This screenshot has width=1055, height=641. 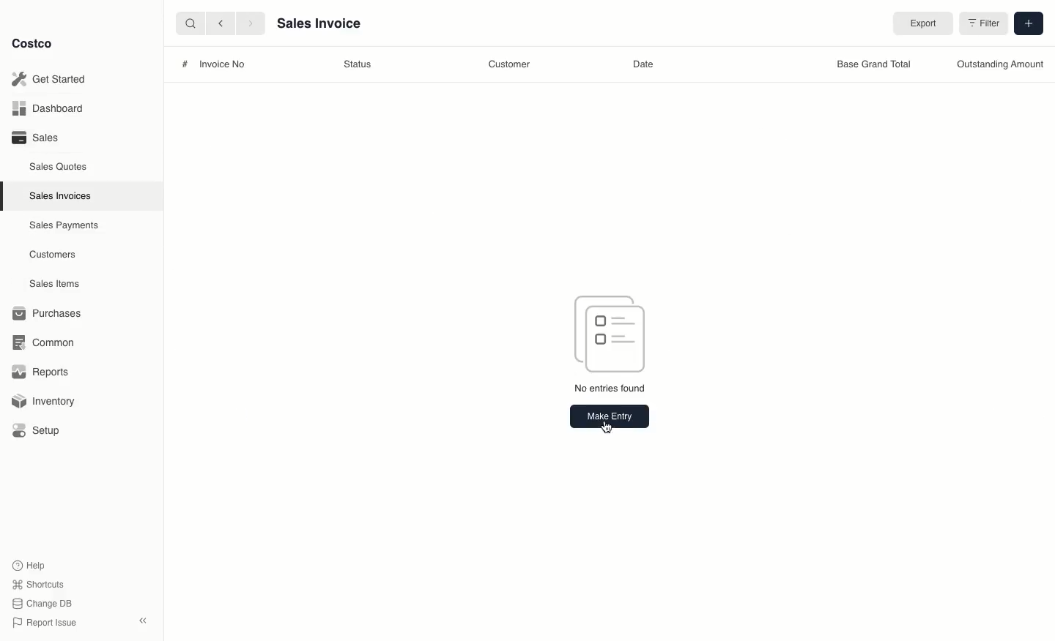 I want to click on Date, so click(x=647, y=66).